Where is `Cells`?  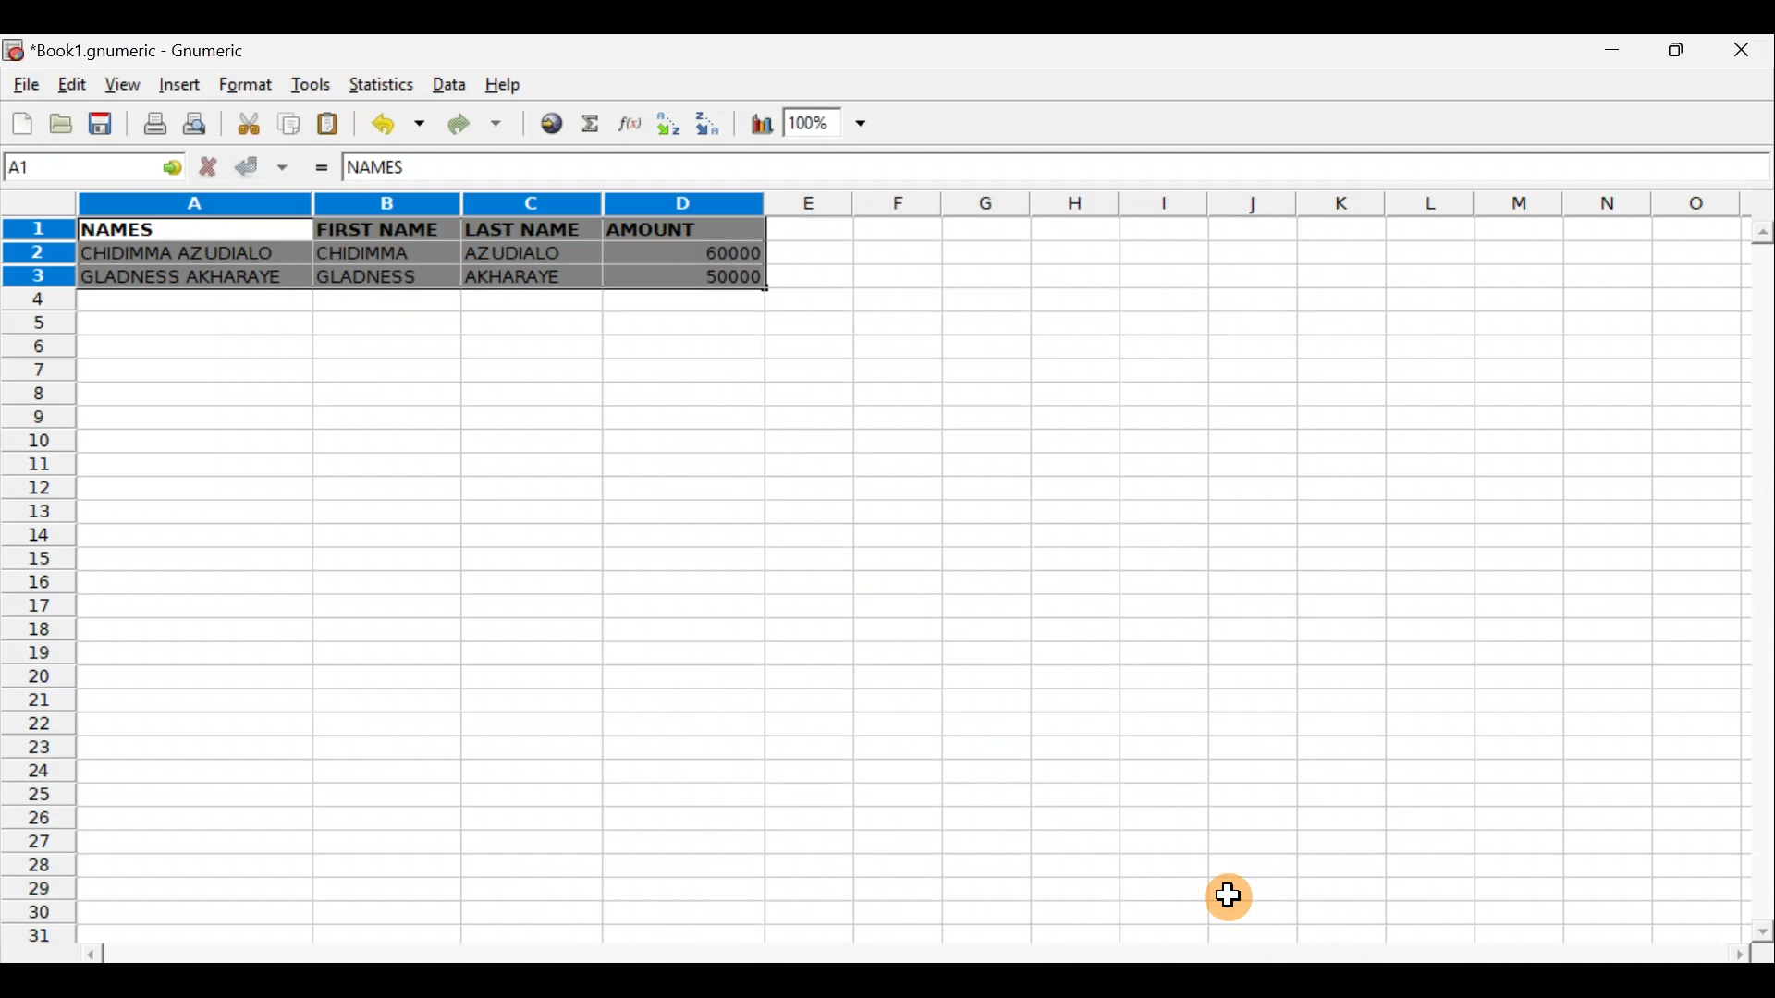
Cells is located at coordinates (899, 616).